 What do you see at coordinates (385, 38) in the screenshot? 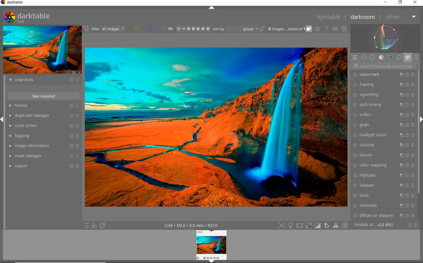
I see `waveform` at bounding box center [385, 38].